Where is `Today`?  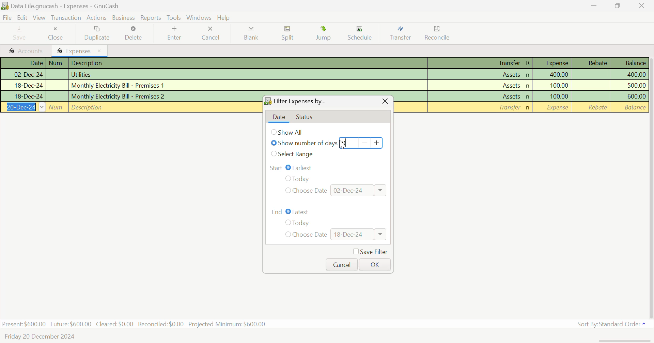 Today is located at coordinates (298, 223).